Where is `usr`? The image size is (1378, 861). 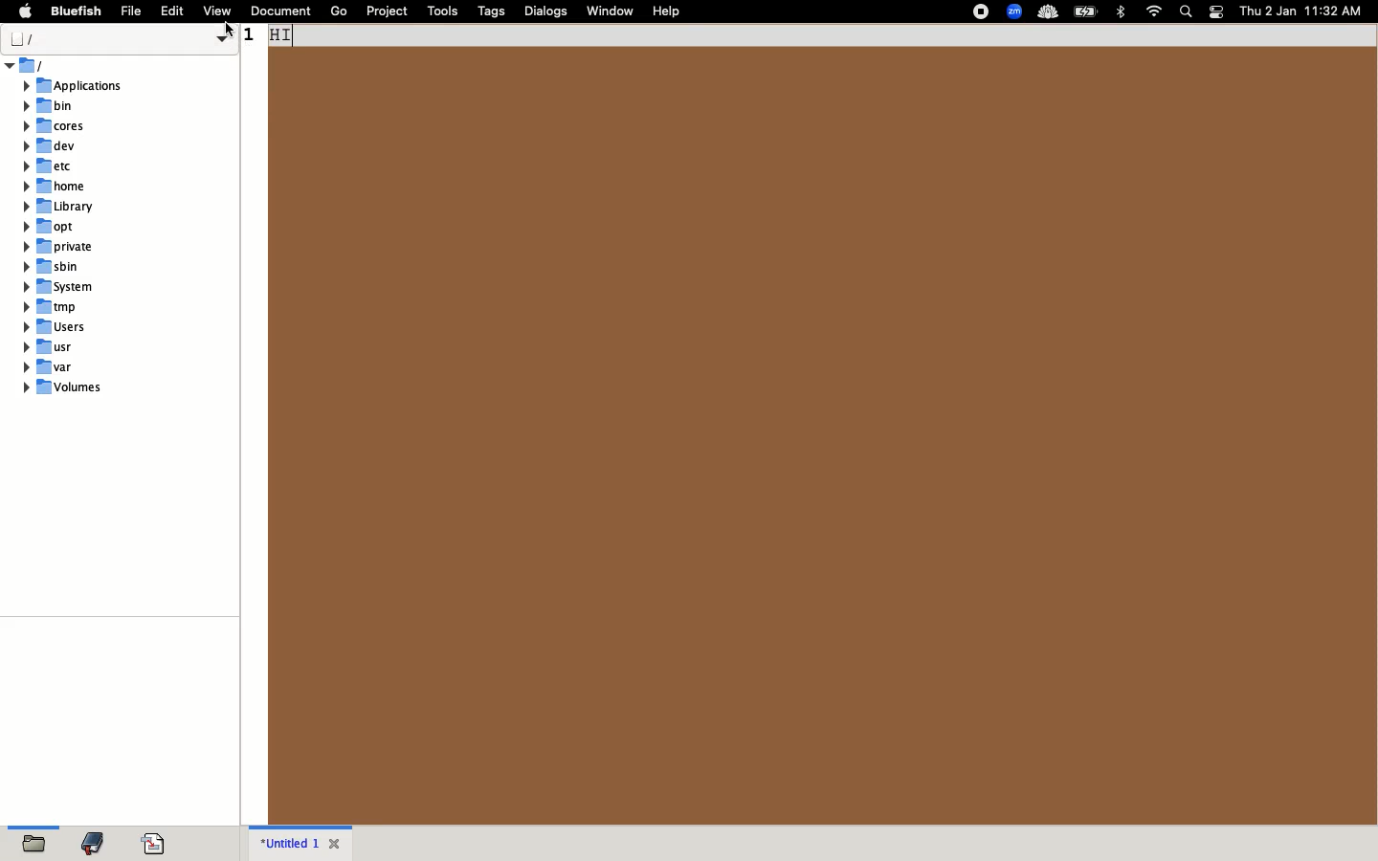
usr is located at coordinates (54, 345).